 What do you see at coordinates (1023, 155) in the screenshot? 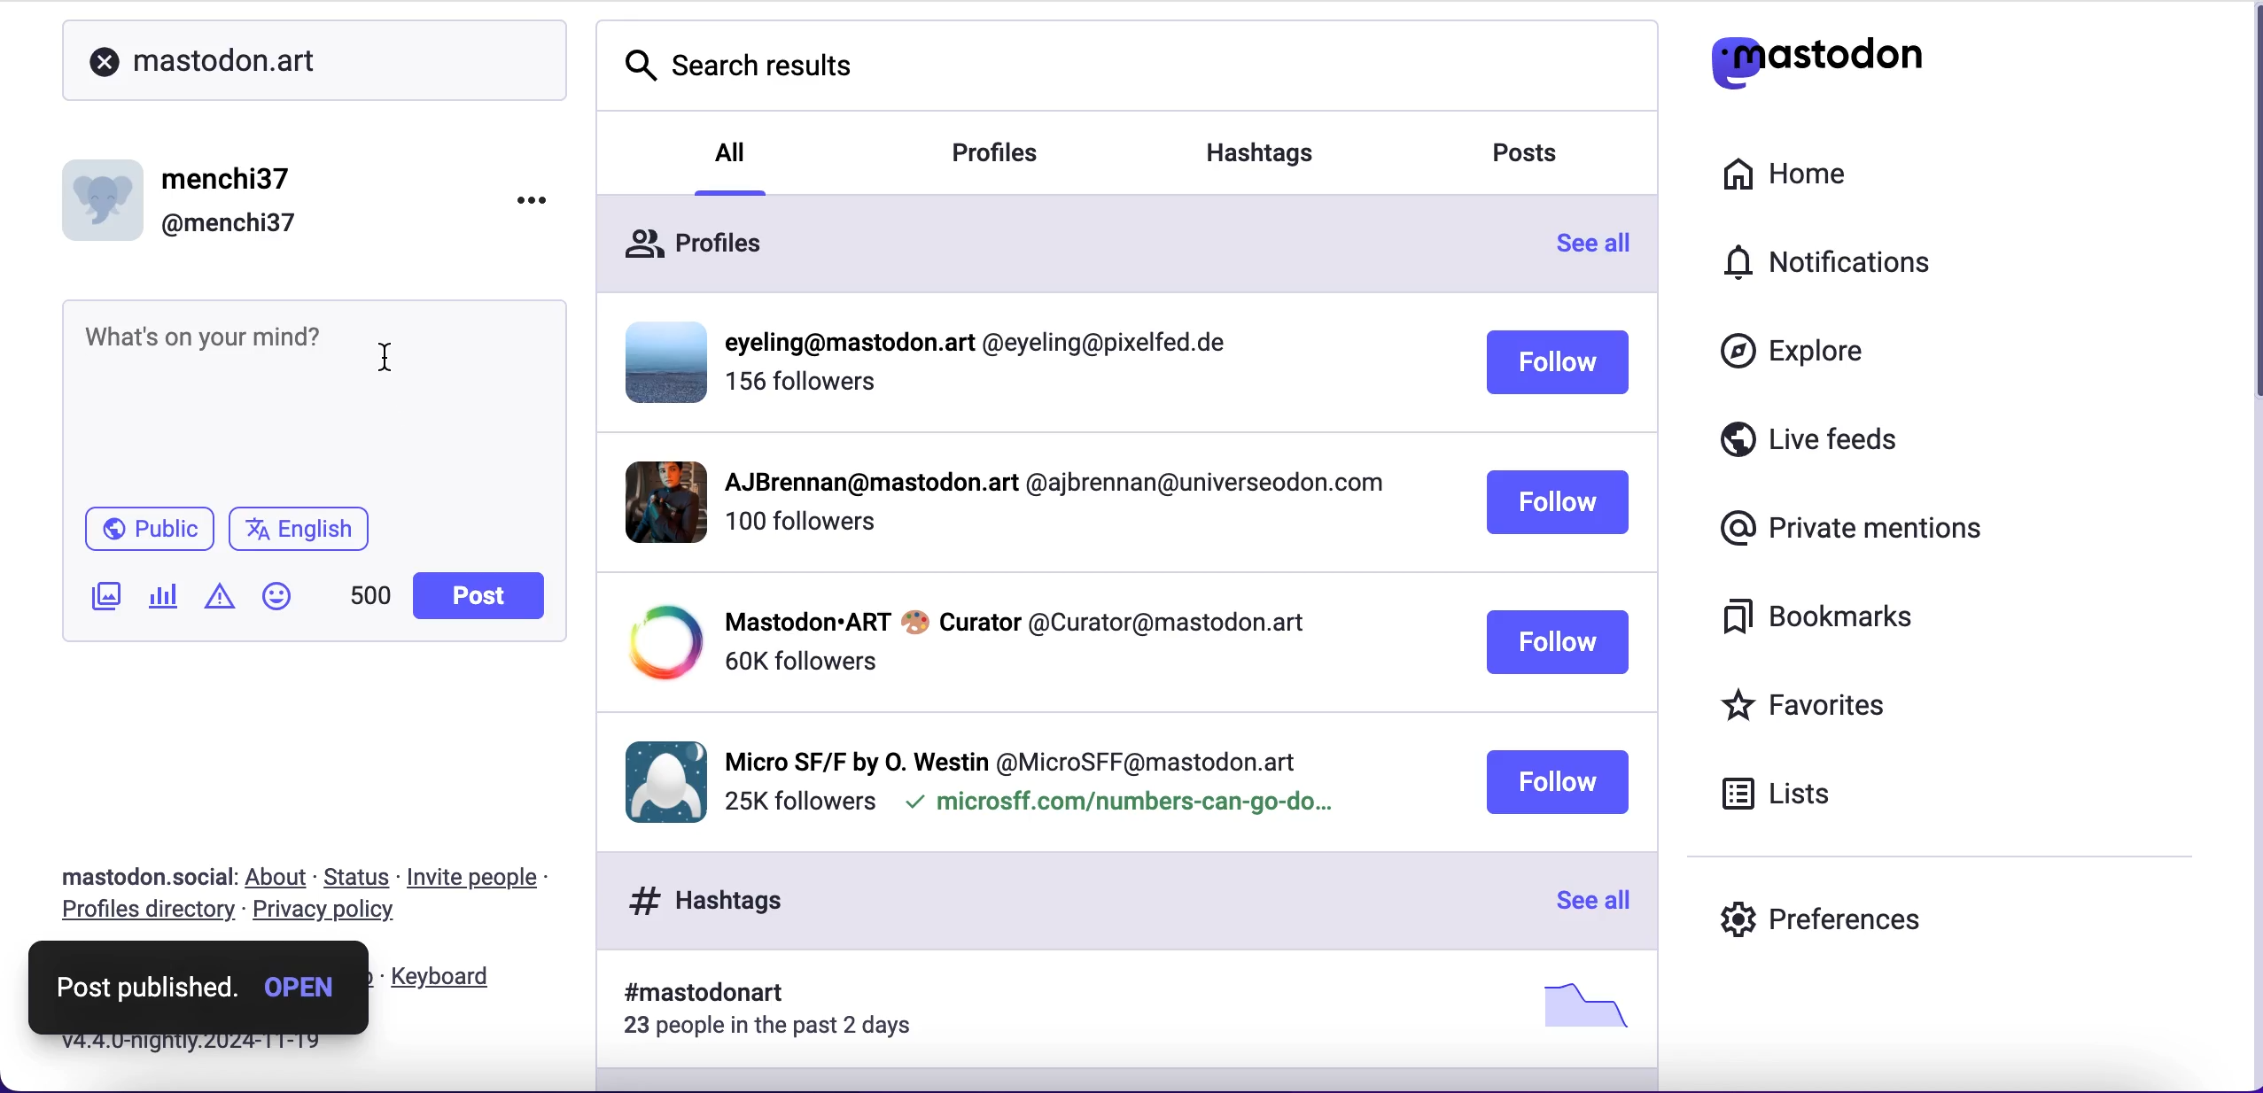
I see `profiles` at bounding box center [1023, 155].